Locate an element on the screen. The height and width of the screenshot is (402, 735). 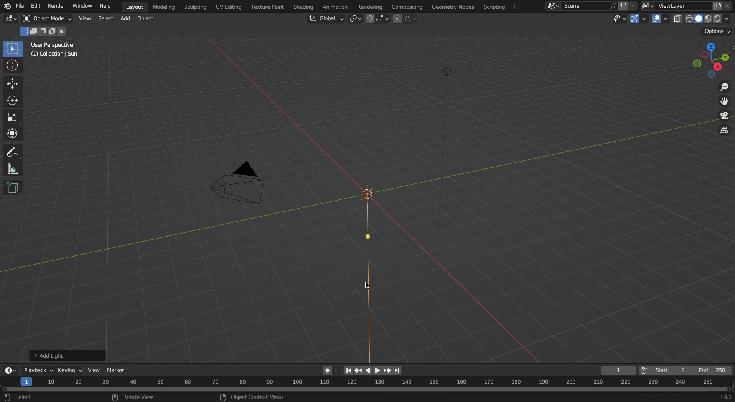
Select is located at coordinates (105, 18).